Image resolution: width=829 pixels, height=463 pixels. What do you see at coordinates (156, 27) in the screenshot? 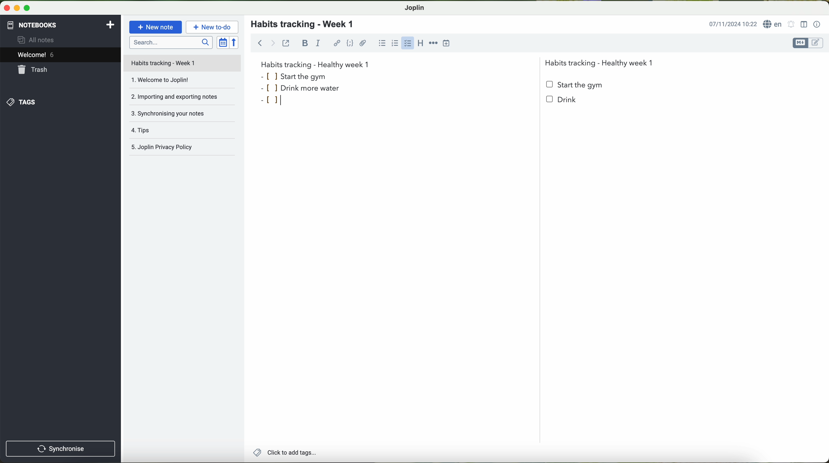
I see `new note button` at bounding box center [156, 27].